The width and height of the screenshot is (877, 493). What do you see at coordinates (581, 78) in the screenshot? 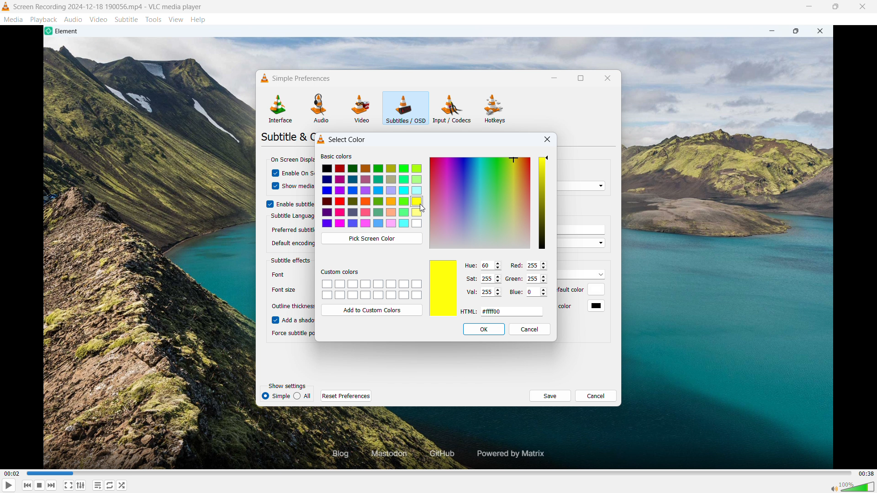
I see `Maximise dialogue box ` at bounding box center [581, 78].